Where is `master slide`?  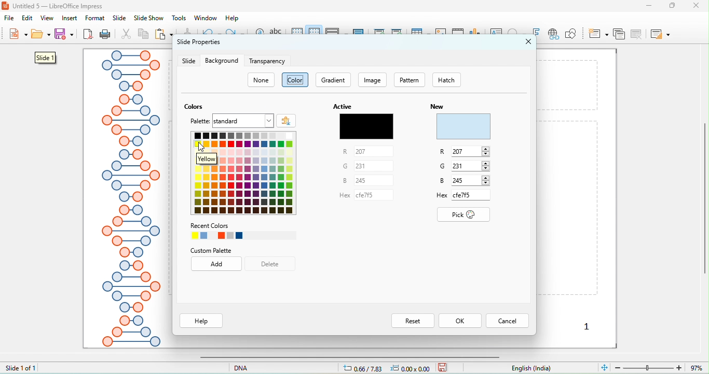
master slide is located at coordinates (359, 33).